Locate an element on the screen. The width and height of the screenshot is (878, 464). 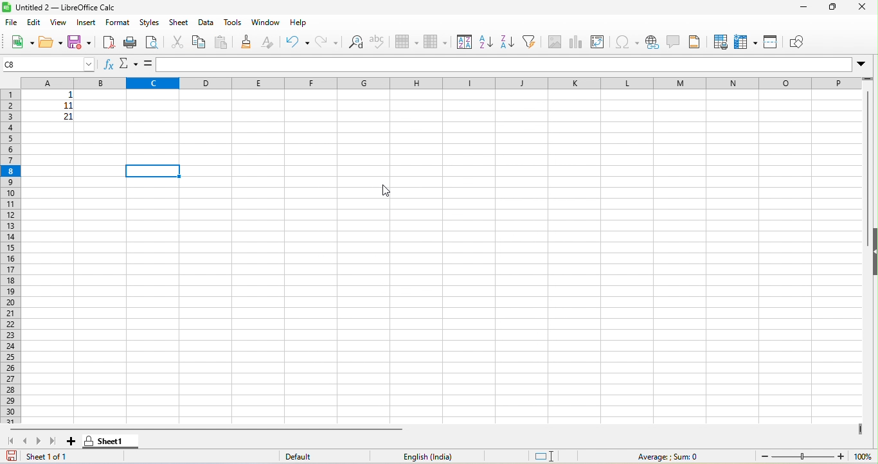
column headings is located at coordinates (435, 83).